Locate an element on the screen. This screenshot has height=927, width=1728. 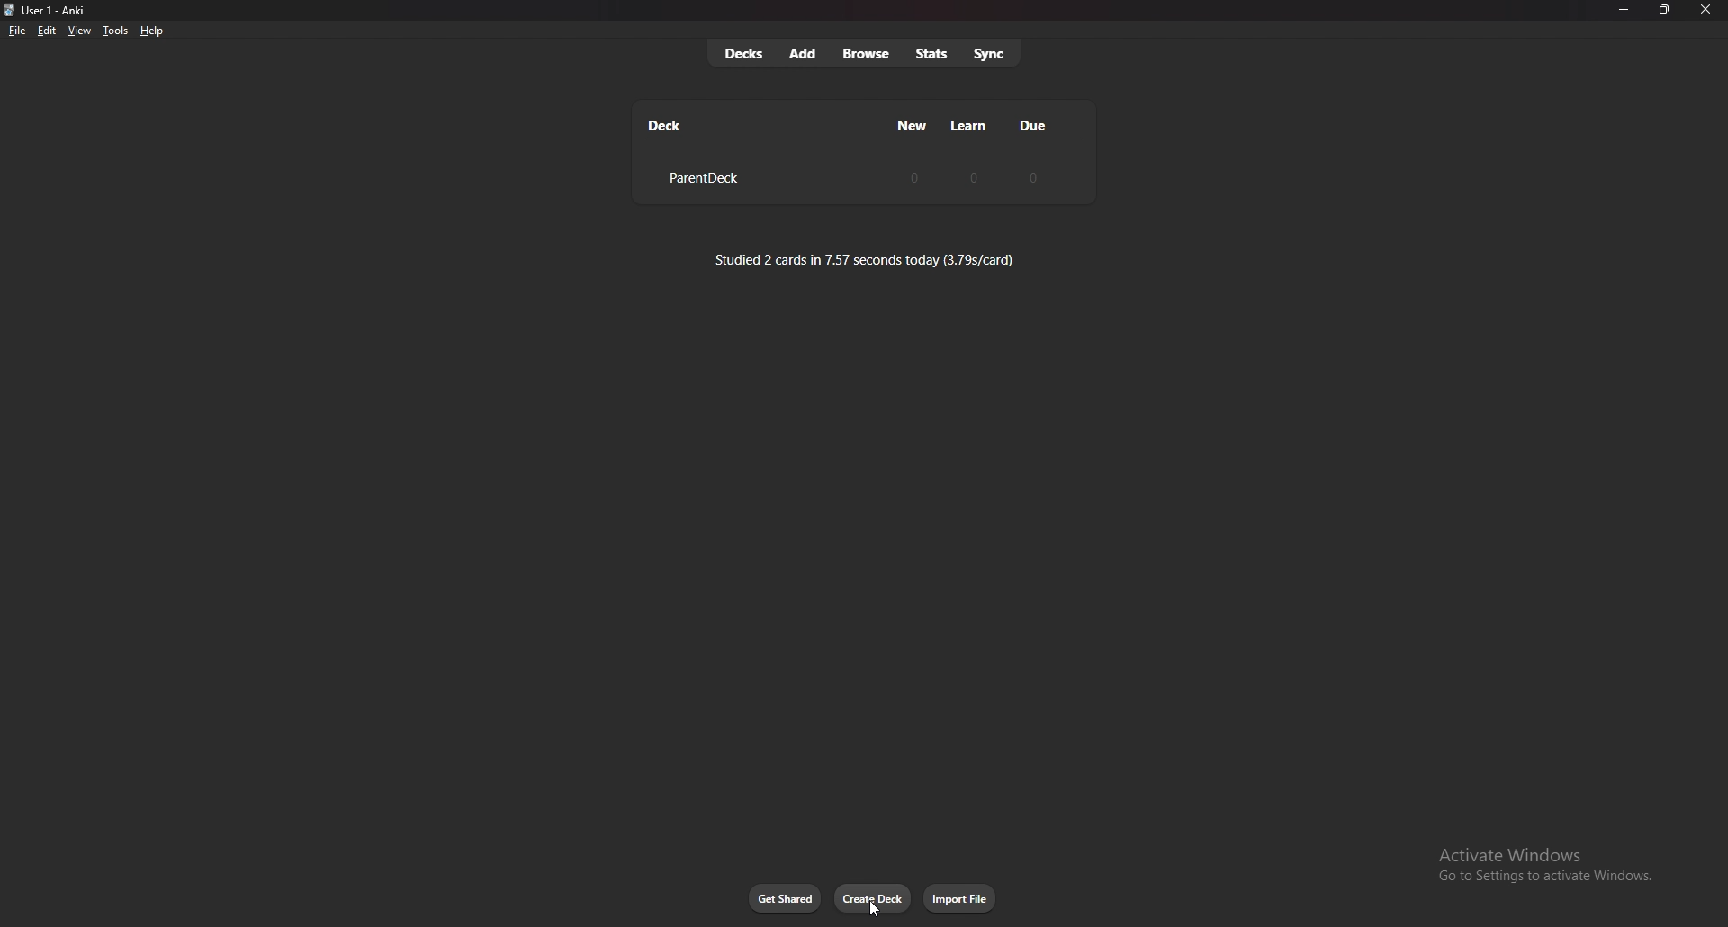
get shared is located at coordinates (786, 899).